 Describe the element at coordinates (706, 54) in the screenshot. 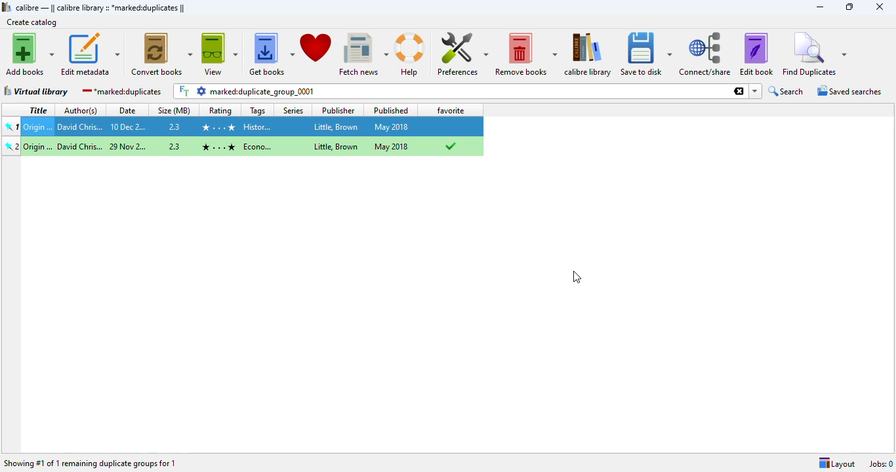

I see `connect/share` at that location.